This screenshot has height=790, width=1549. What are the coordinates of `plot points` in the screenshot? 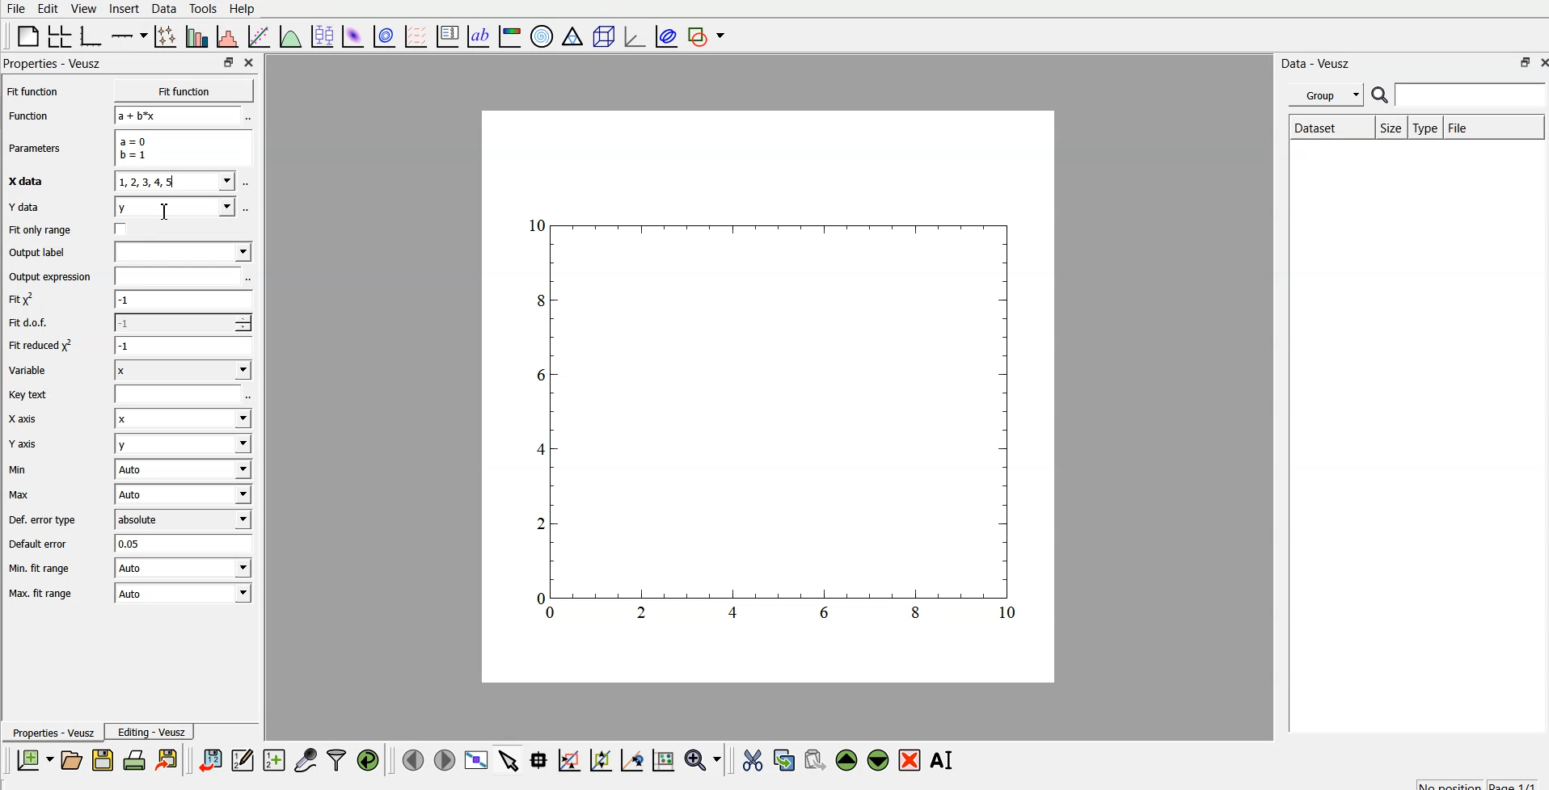 It's located at (166, 36).